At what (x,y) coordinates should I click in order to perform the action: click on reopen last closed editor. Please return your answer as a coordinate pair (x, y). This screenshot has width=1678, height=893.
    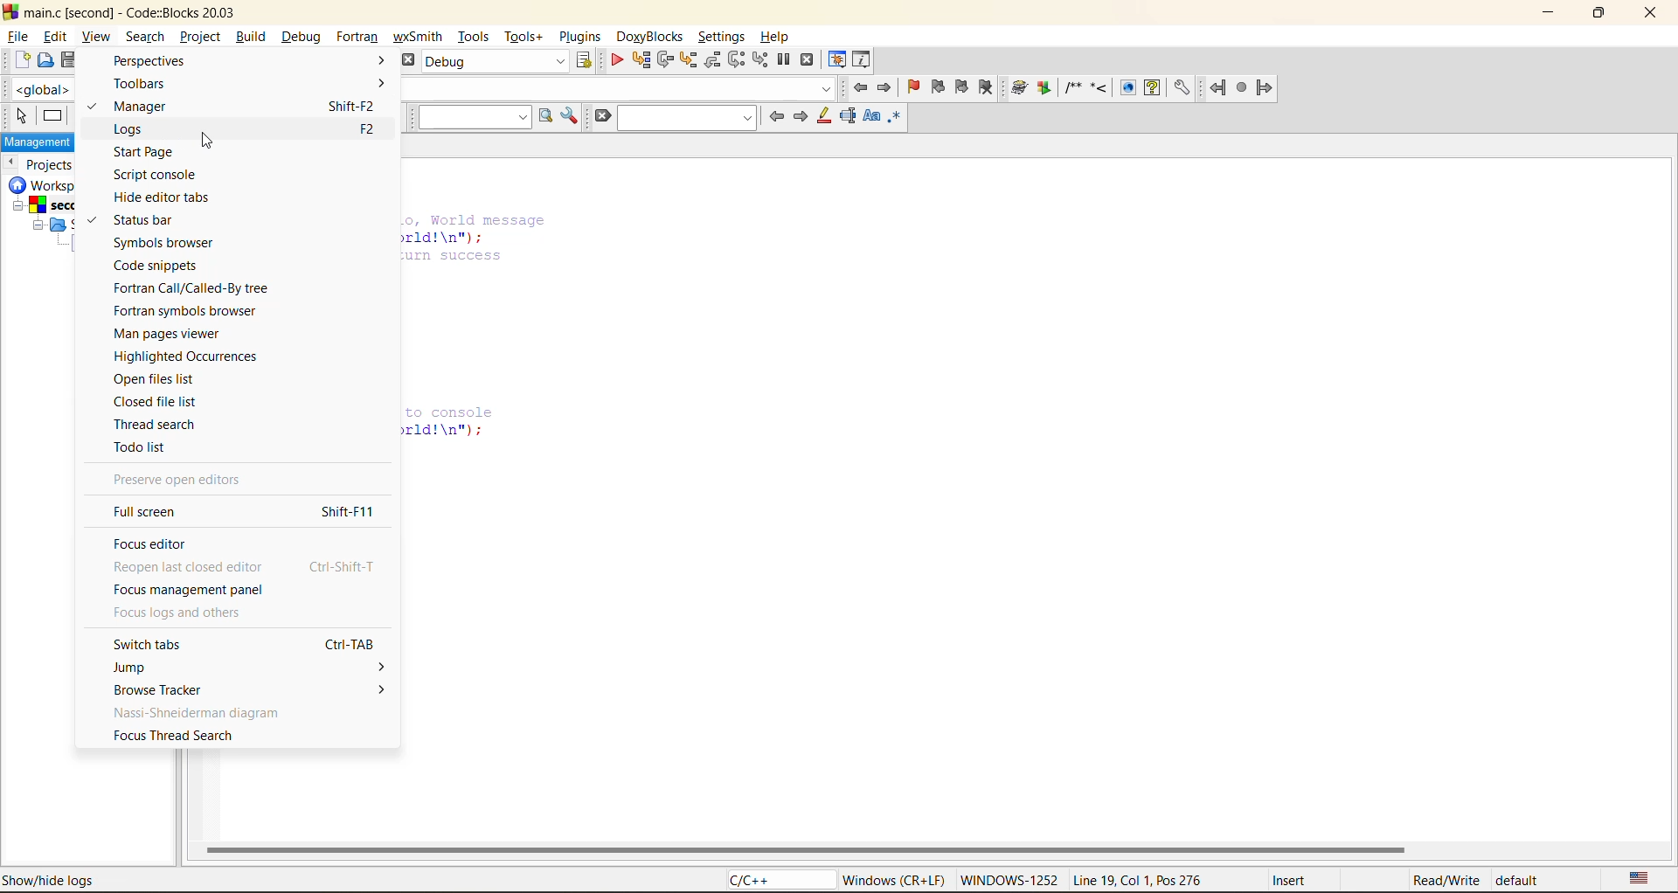
    Looking at the image, I should click on (188, 567).